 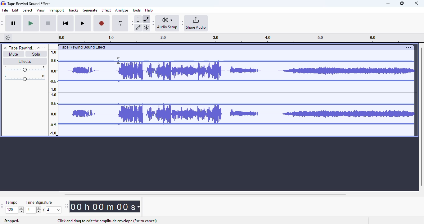 What do you see at coordinates (83, 24) in the screenshot?
I see `skip to end` at bounding box center [83, 24].